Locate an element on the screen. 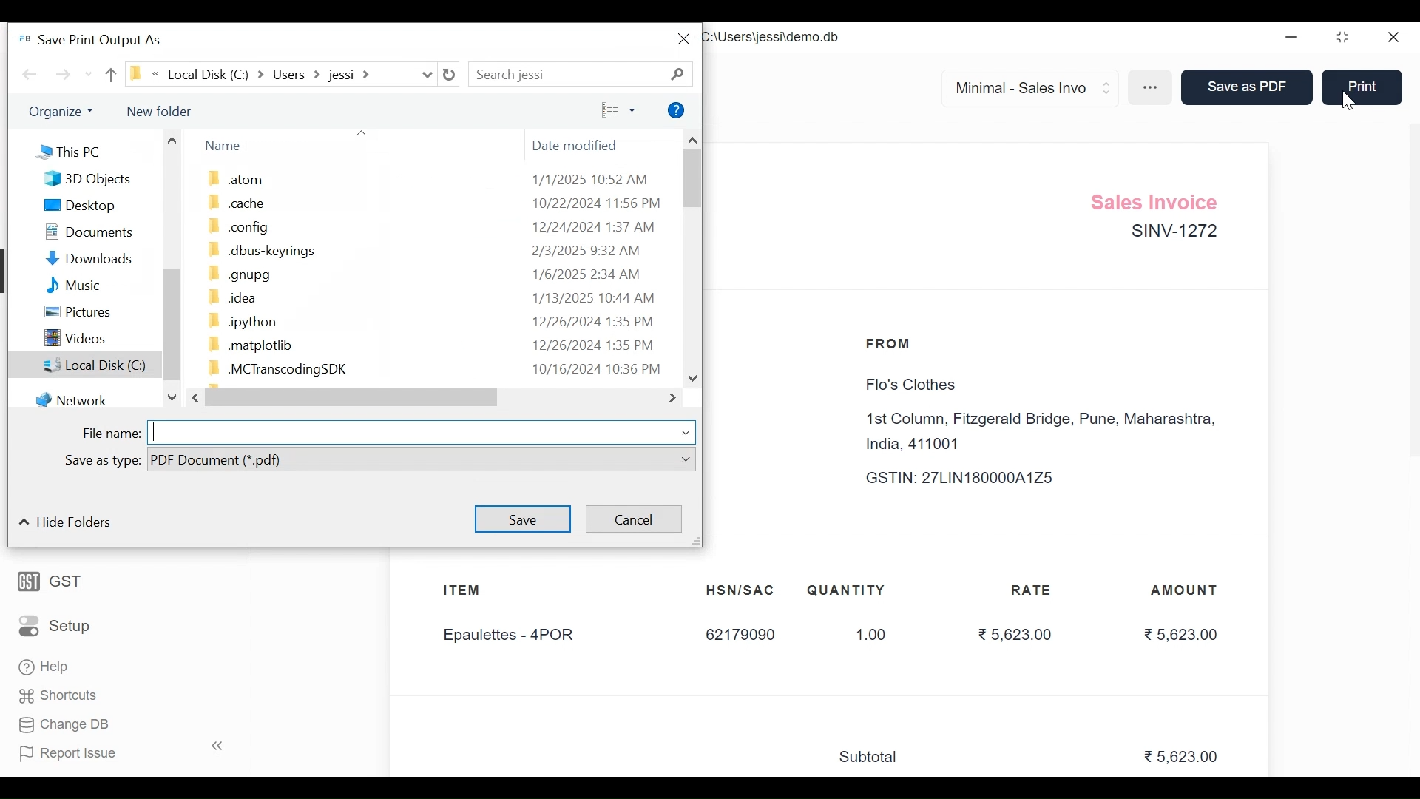 The width and height of the screenshot is (1420, 799). atom is located at coordinates (235, 181).